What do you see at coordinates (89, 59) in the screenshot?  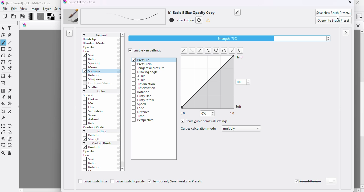 I see `ratio` at bounding box center [89, 59].